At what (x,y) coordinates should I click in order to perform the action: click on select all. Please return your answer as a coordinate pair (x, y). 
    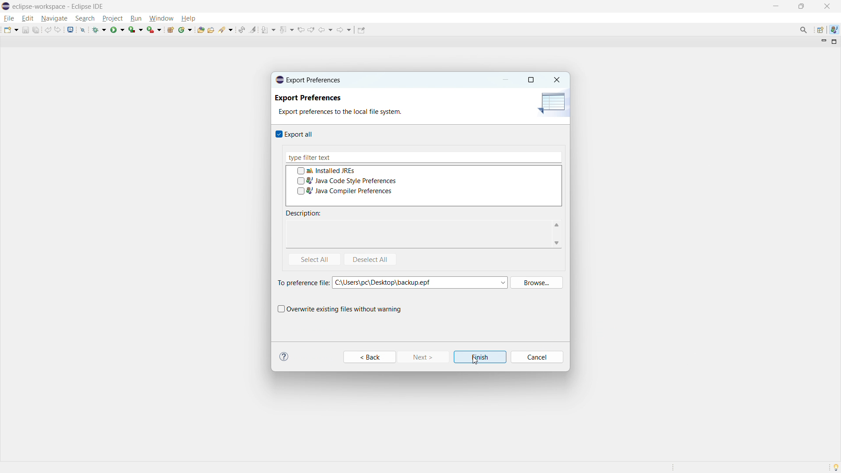
    Looking at the image, I should click on (314, 259).